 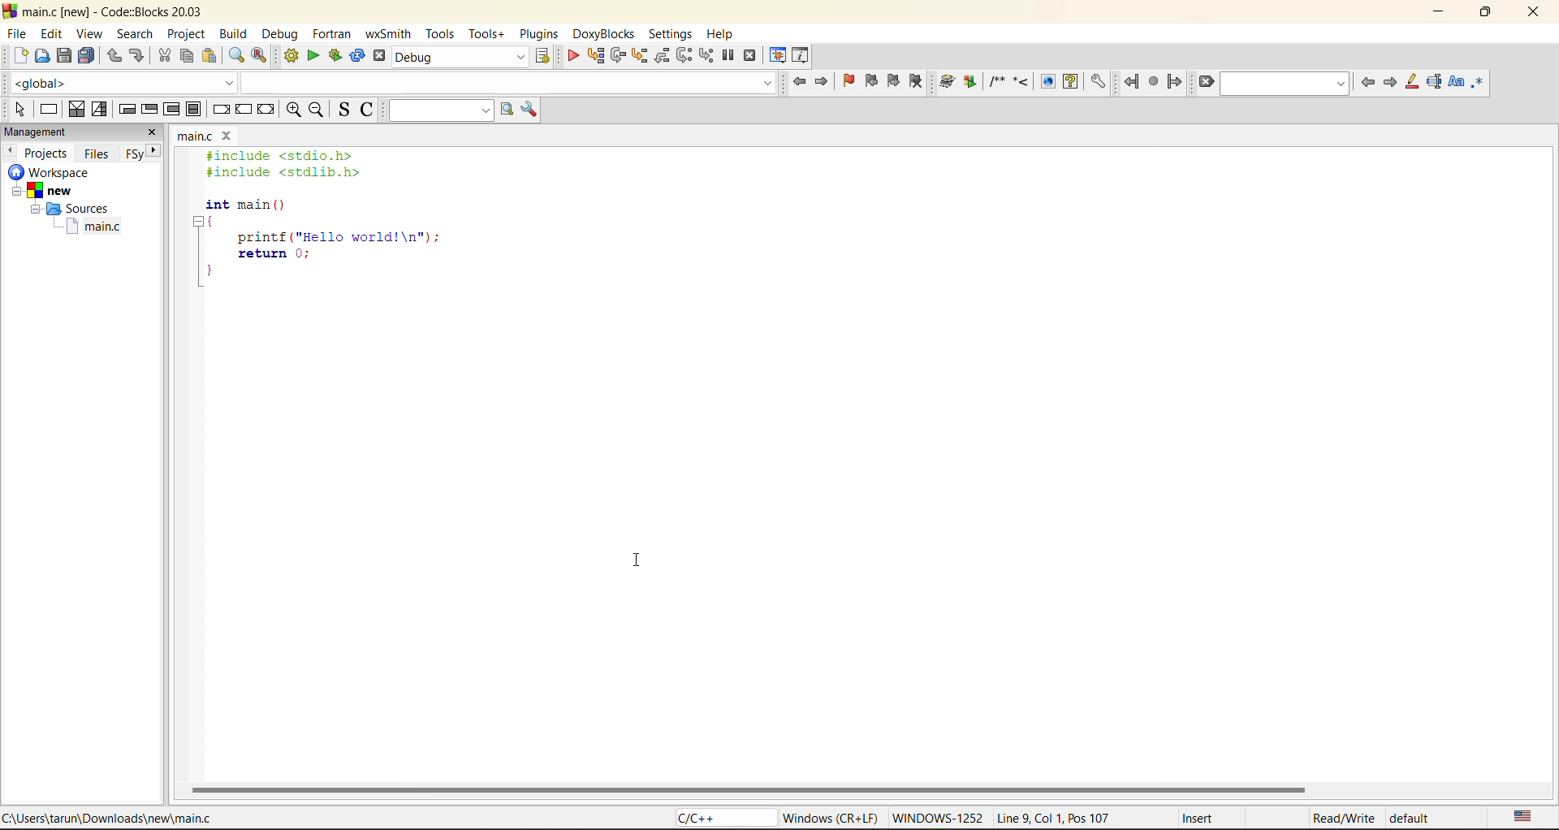 I want to click on new, so click(x=65, y=190).